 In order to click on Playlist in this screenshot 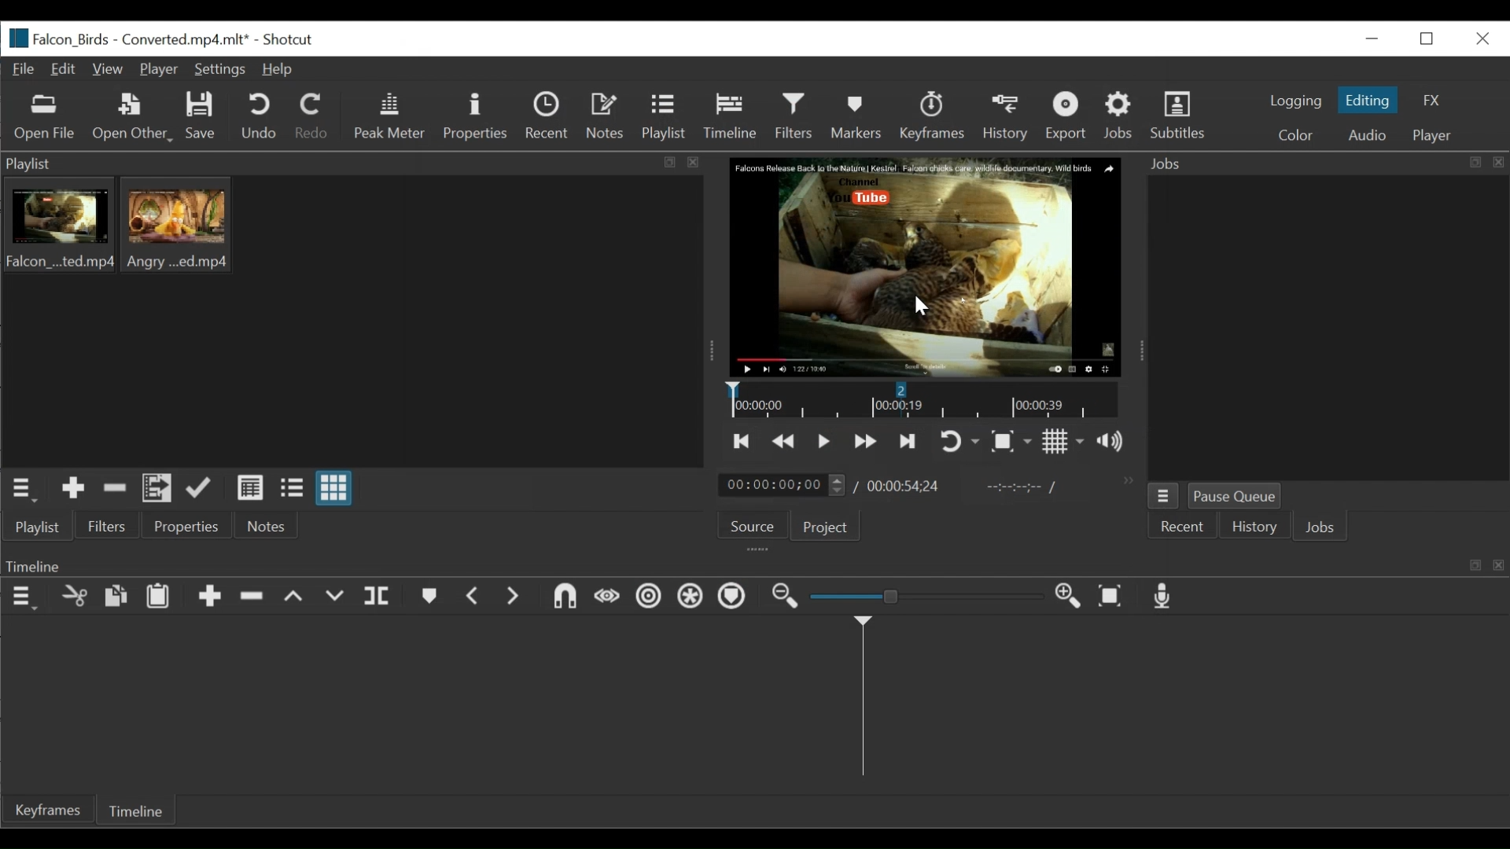, I will do `click(662, 118)`.